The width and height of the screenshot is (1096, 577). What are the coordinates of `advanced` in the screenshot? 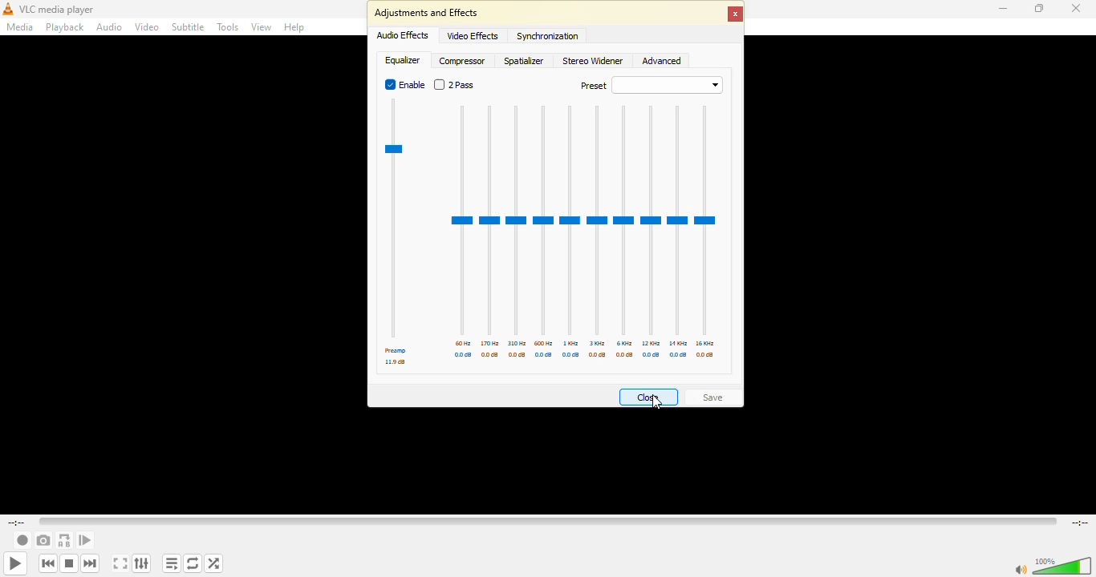 It's located at (665, 62).